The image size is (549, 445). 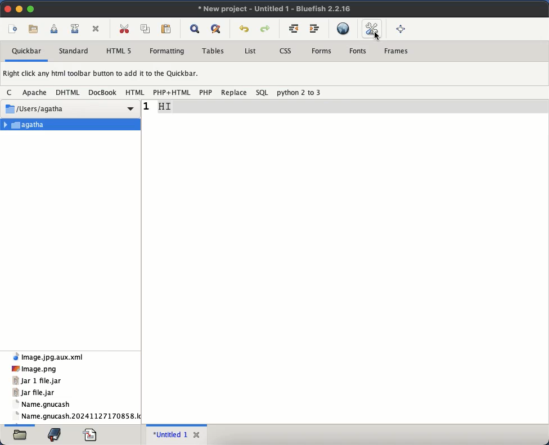 I want to click on list, so click(x=250, y=51).